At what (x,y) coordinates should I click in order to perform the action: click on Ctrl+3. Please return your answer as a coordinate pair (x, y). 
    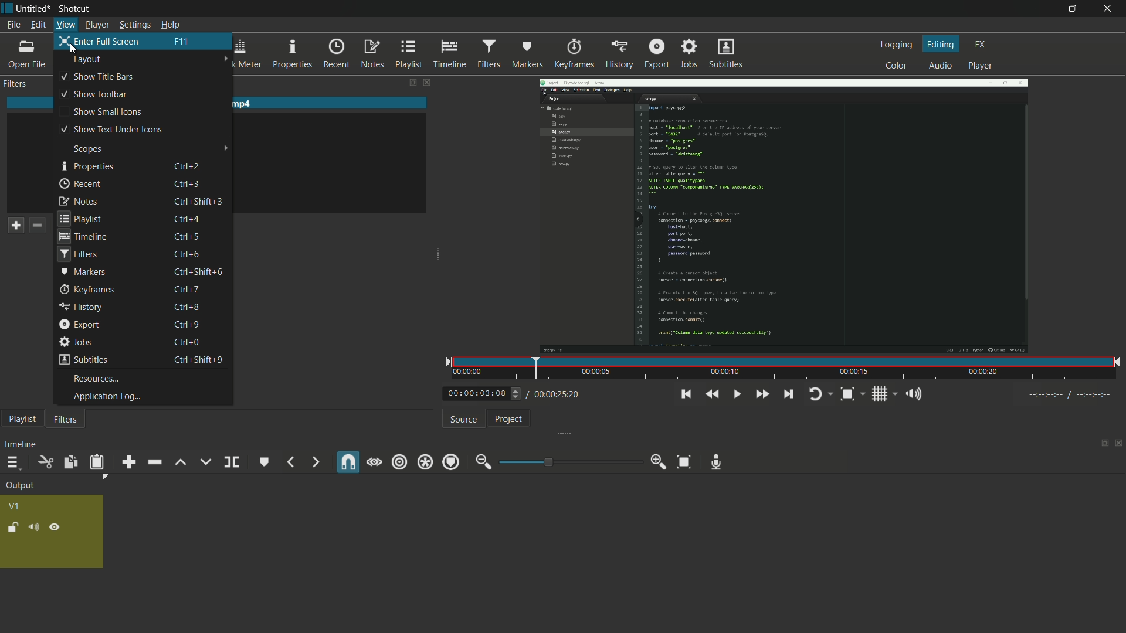
    Looking at the image, I should click on (191, 182).